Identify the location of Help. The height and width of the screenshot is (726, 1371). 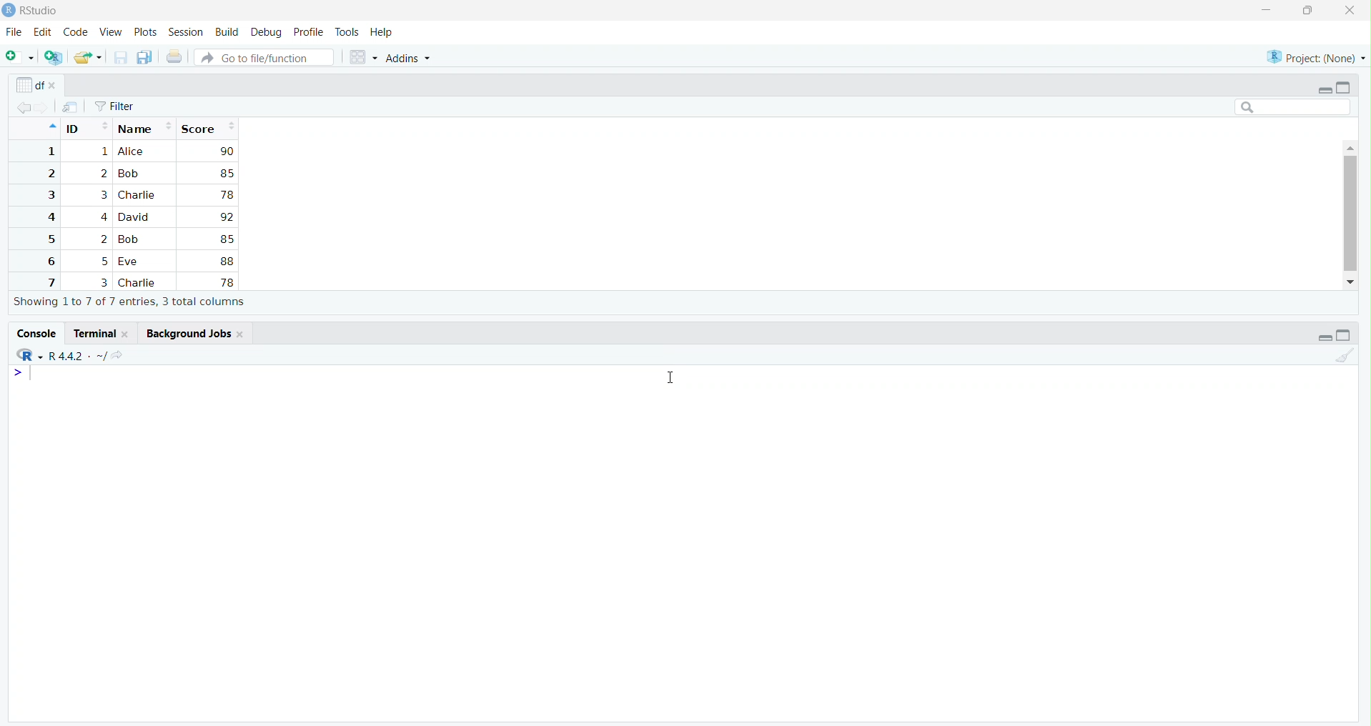
(382, 34).